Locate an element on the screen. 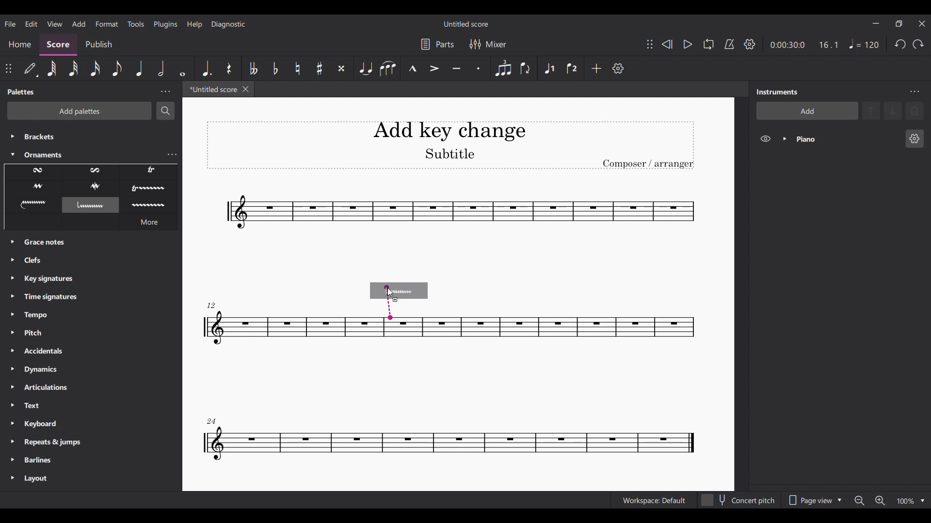 This screenshot has width=931, height=523. Zoom in is located at coordinates (880, 501).